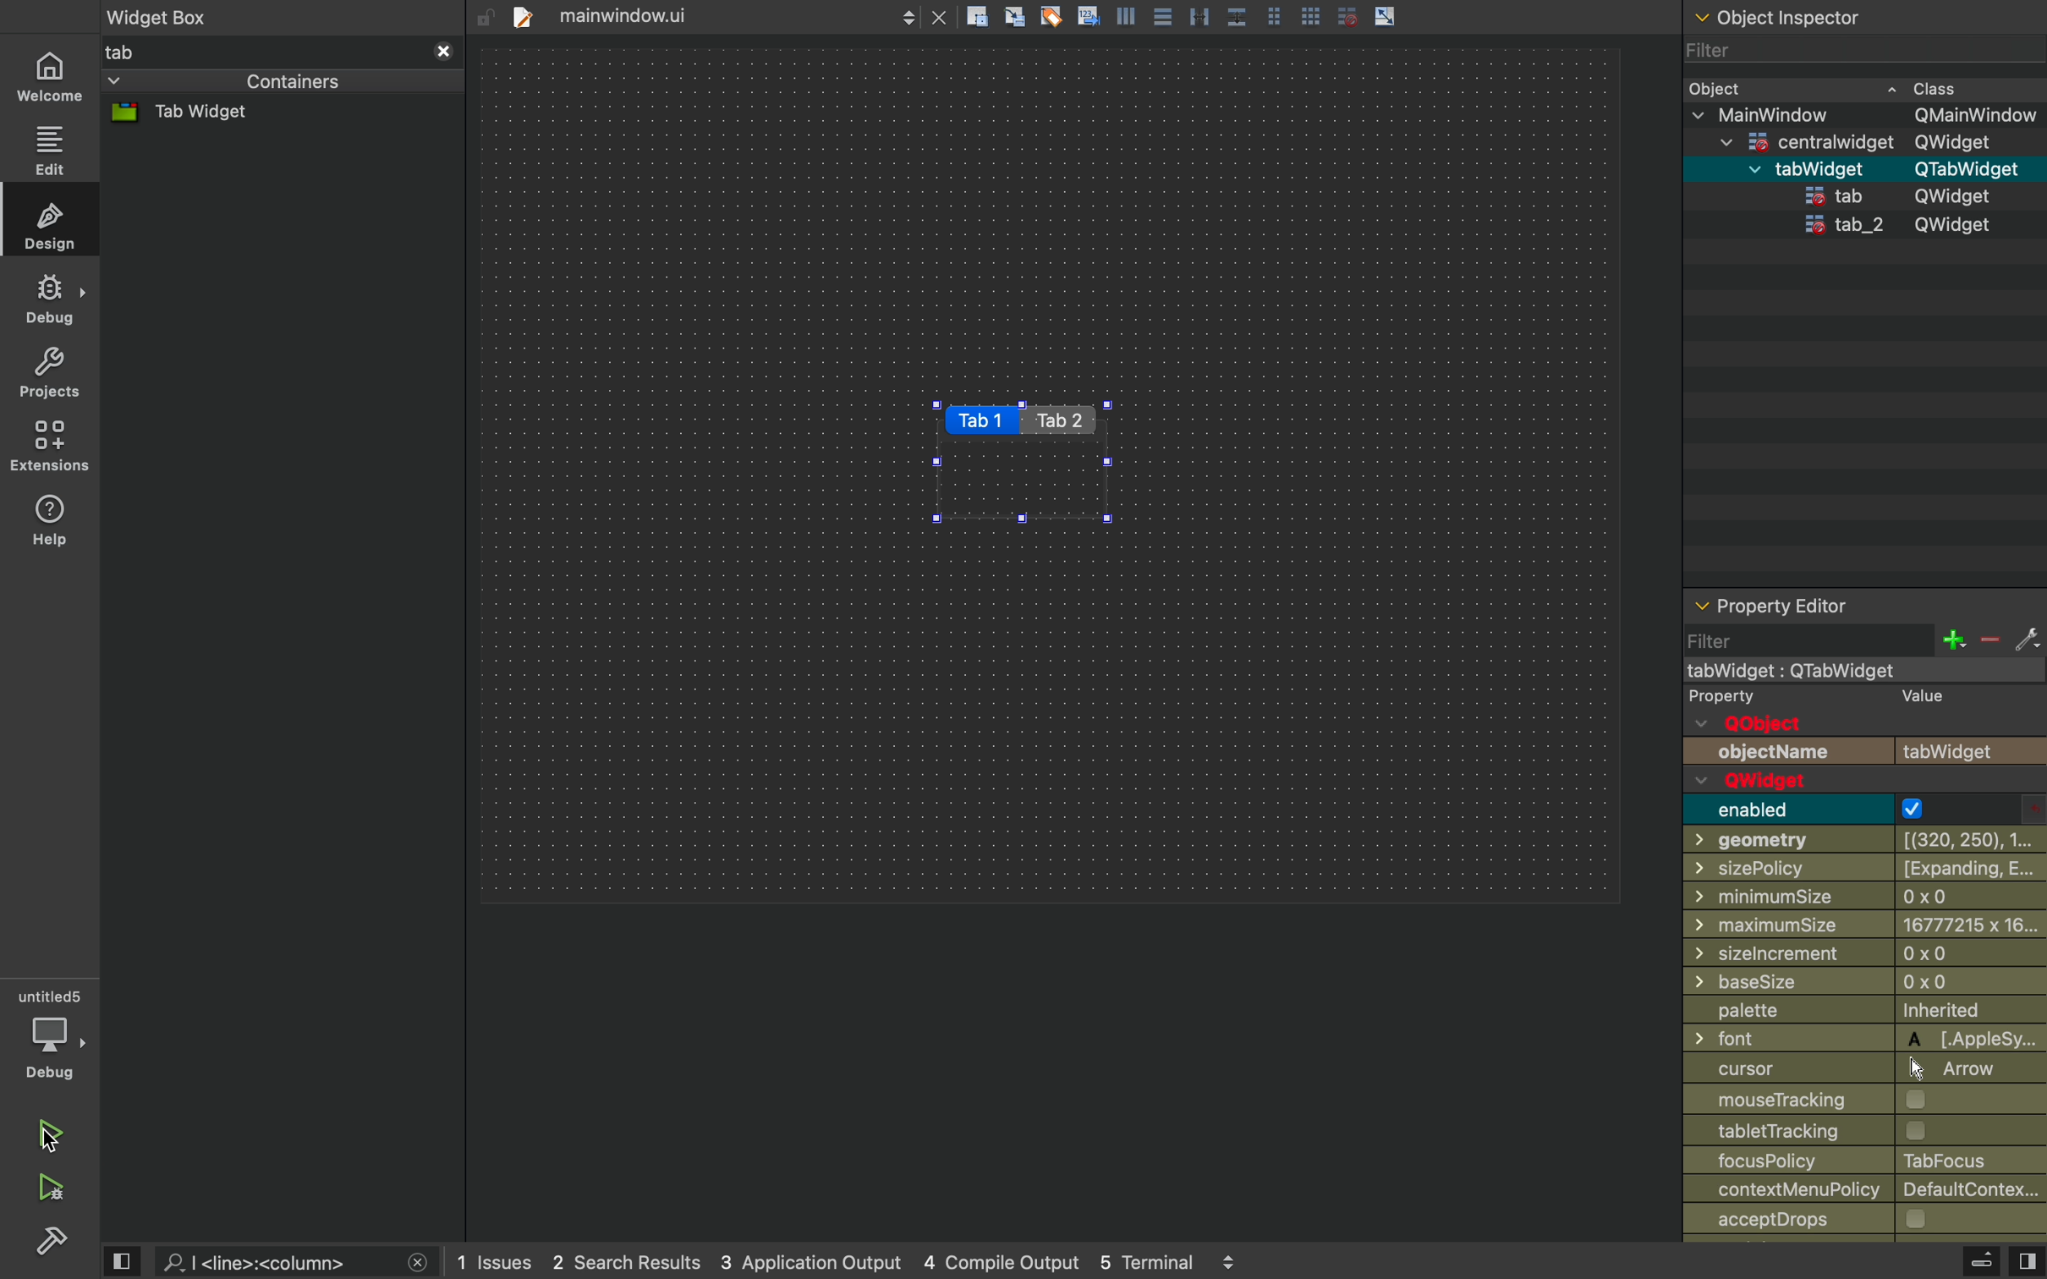 This screenshot has height=1279, width=2047. Describe the element at coordinates (1863, 168) in the screenshot. I see `tabwidget` at that location.